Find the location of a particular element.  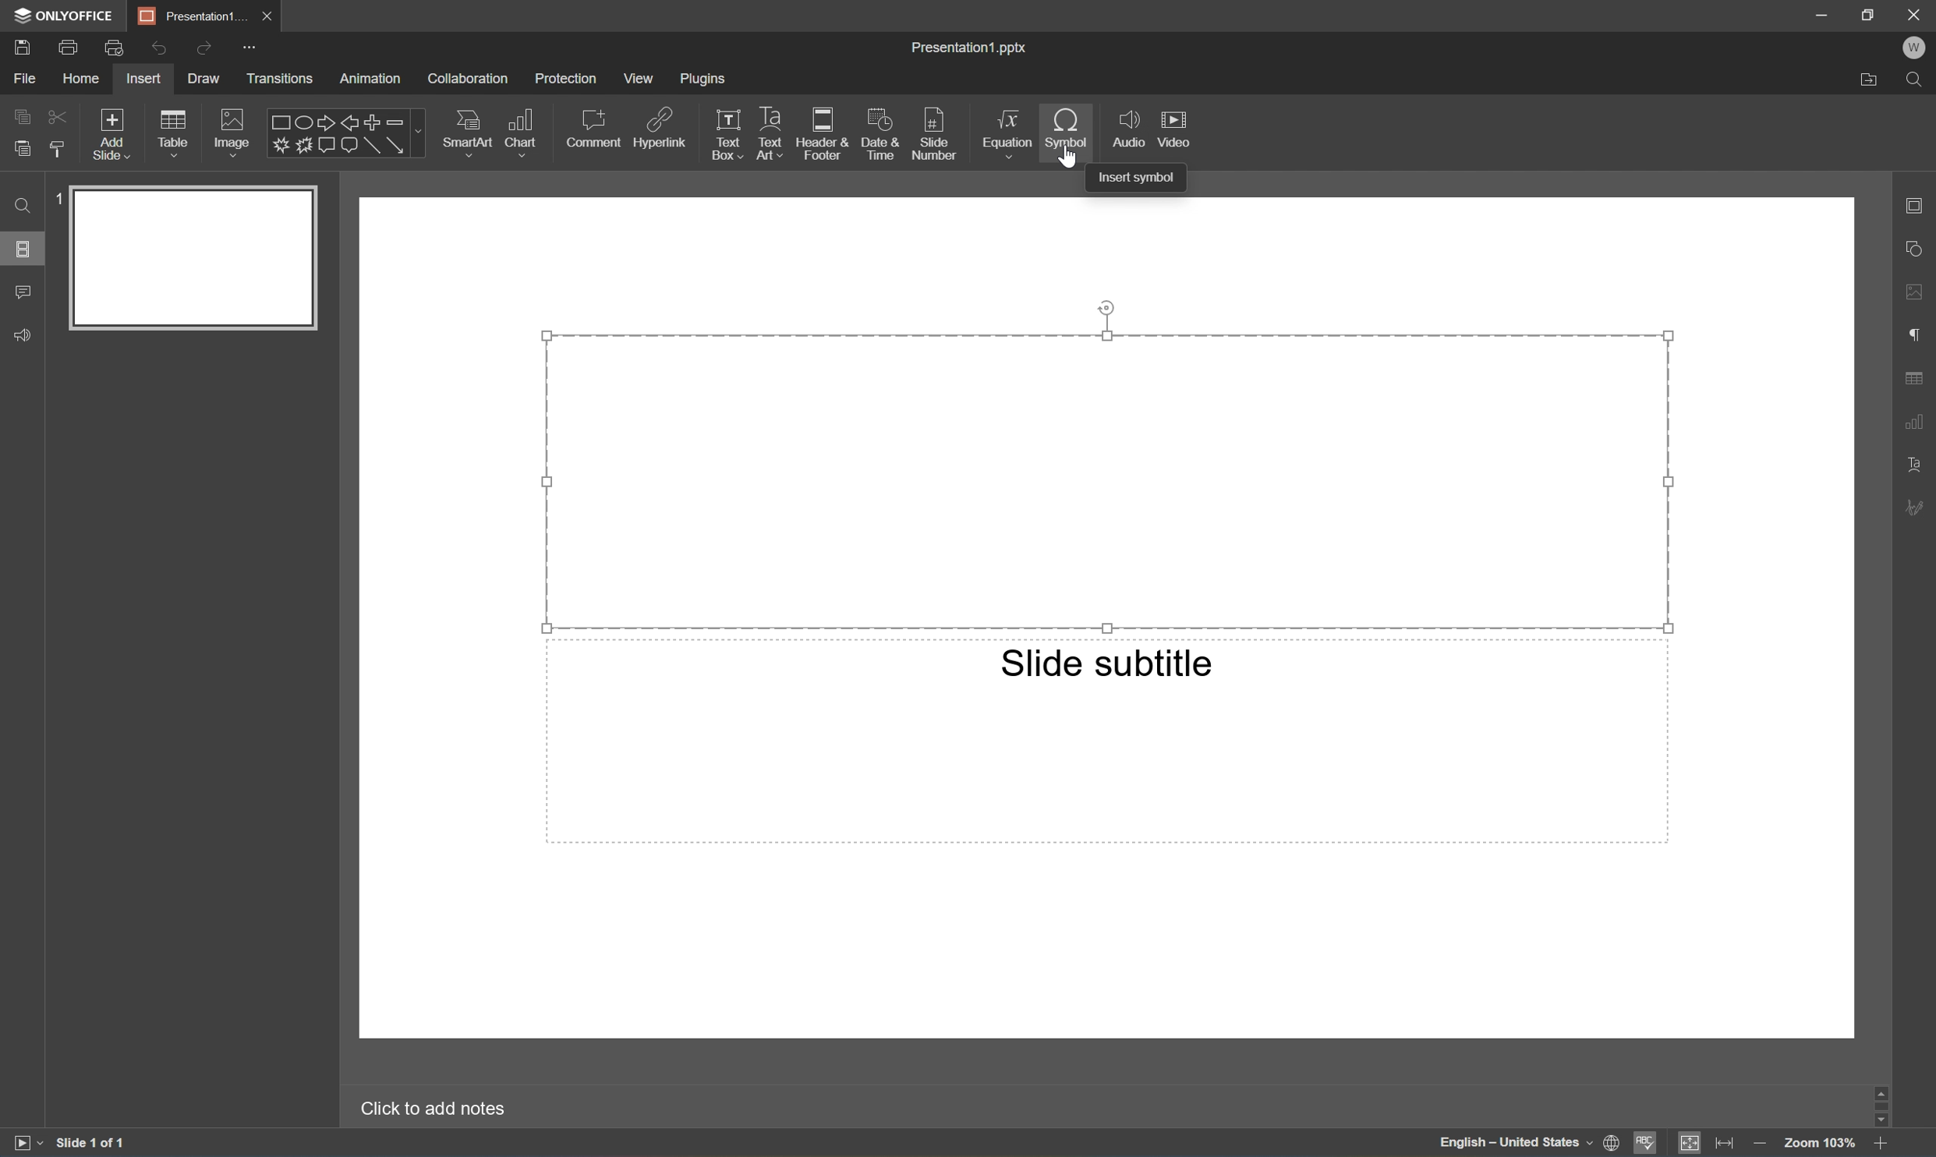

Comment is located at coordinates (596, 125).